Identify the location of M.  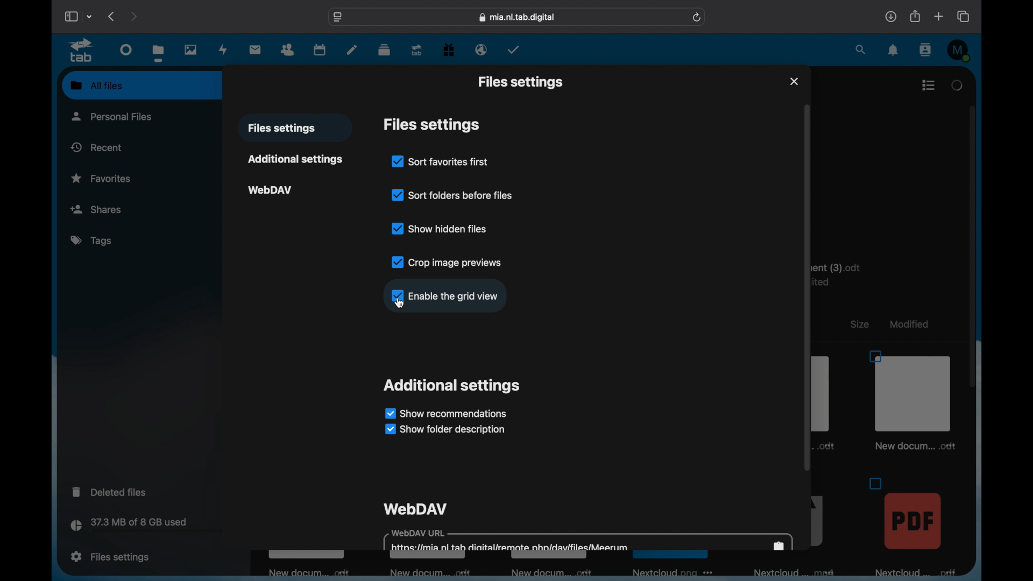
(959, 50).